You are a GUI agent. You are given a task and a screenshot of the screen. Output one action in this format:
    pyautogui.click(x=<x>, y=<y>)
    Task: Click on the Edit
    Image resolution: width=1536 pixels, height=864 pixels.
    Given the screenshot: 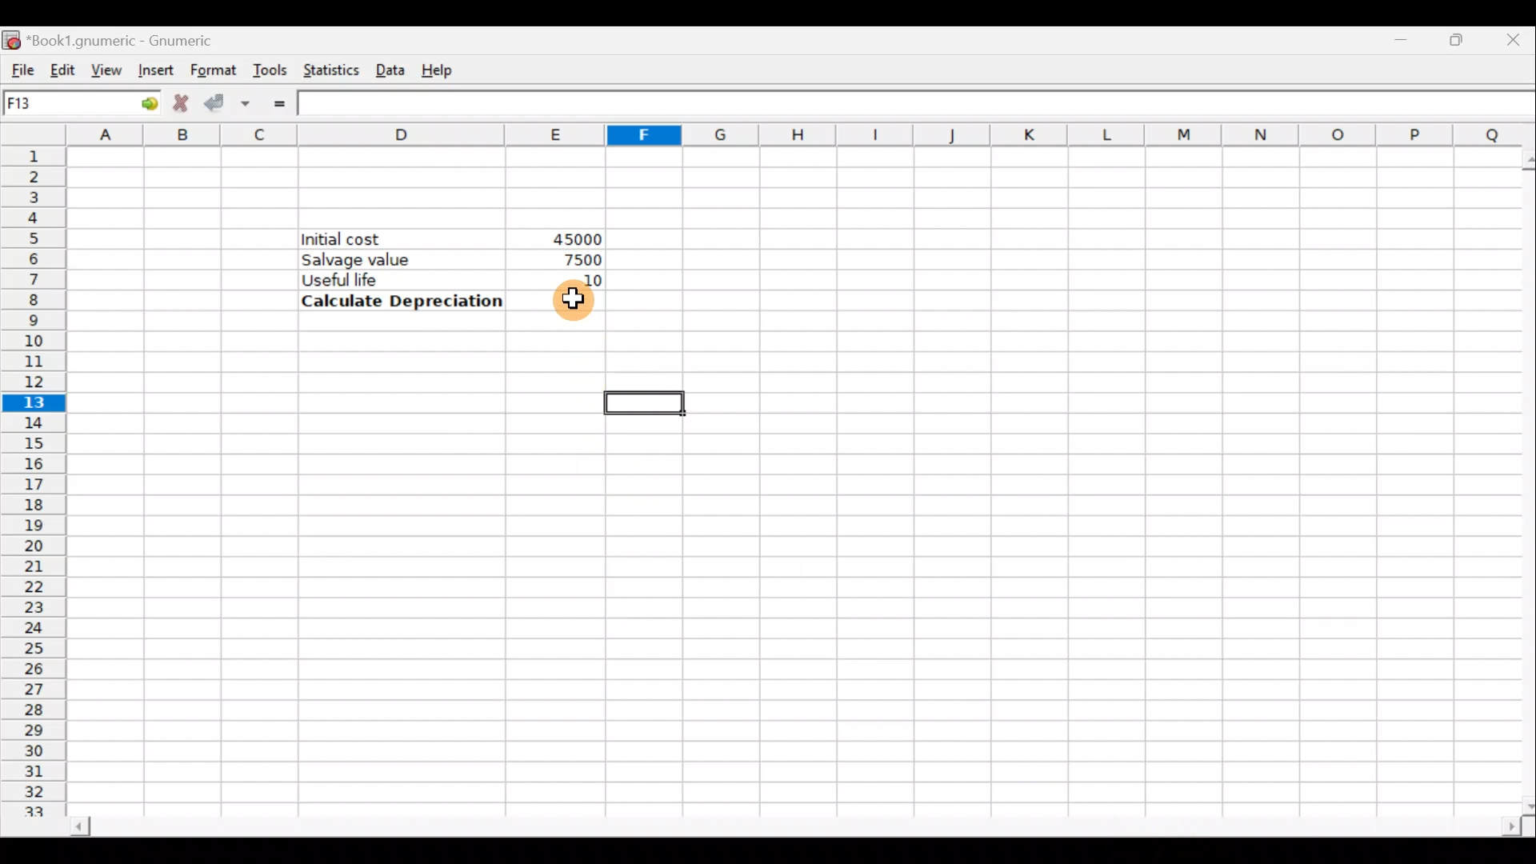 What is the action you would take?
    pyautogui.click(x=63, y=66)
    